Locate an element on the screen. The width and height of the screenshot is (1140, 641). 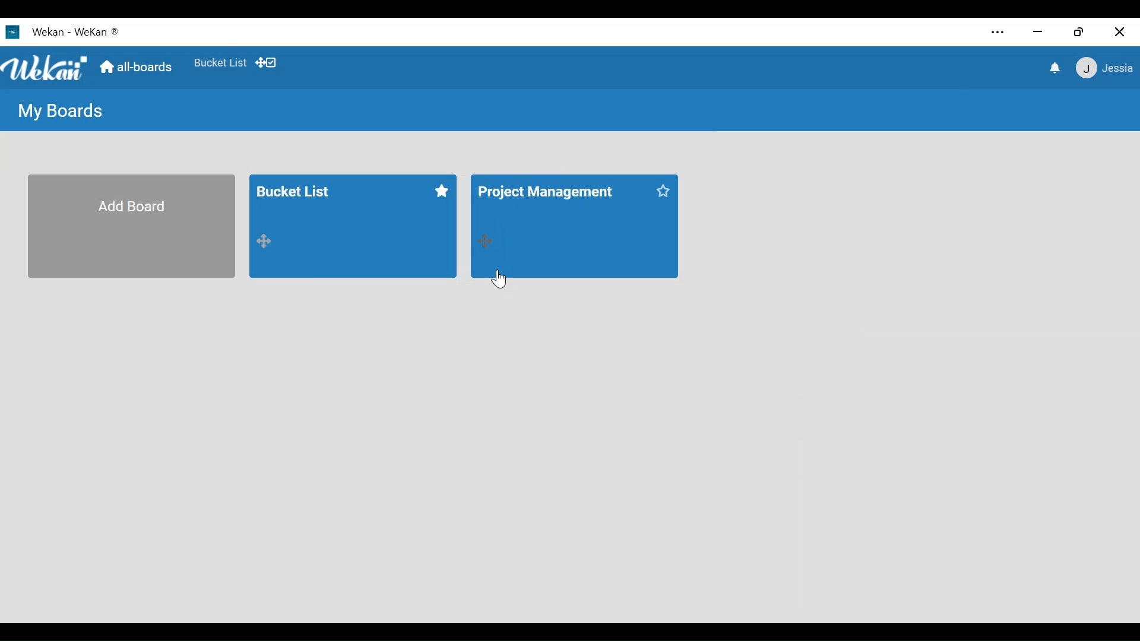
Close is located at coordinates (1119, 29).